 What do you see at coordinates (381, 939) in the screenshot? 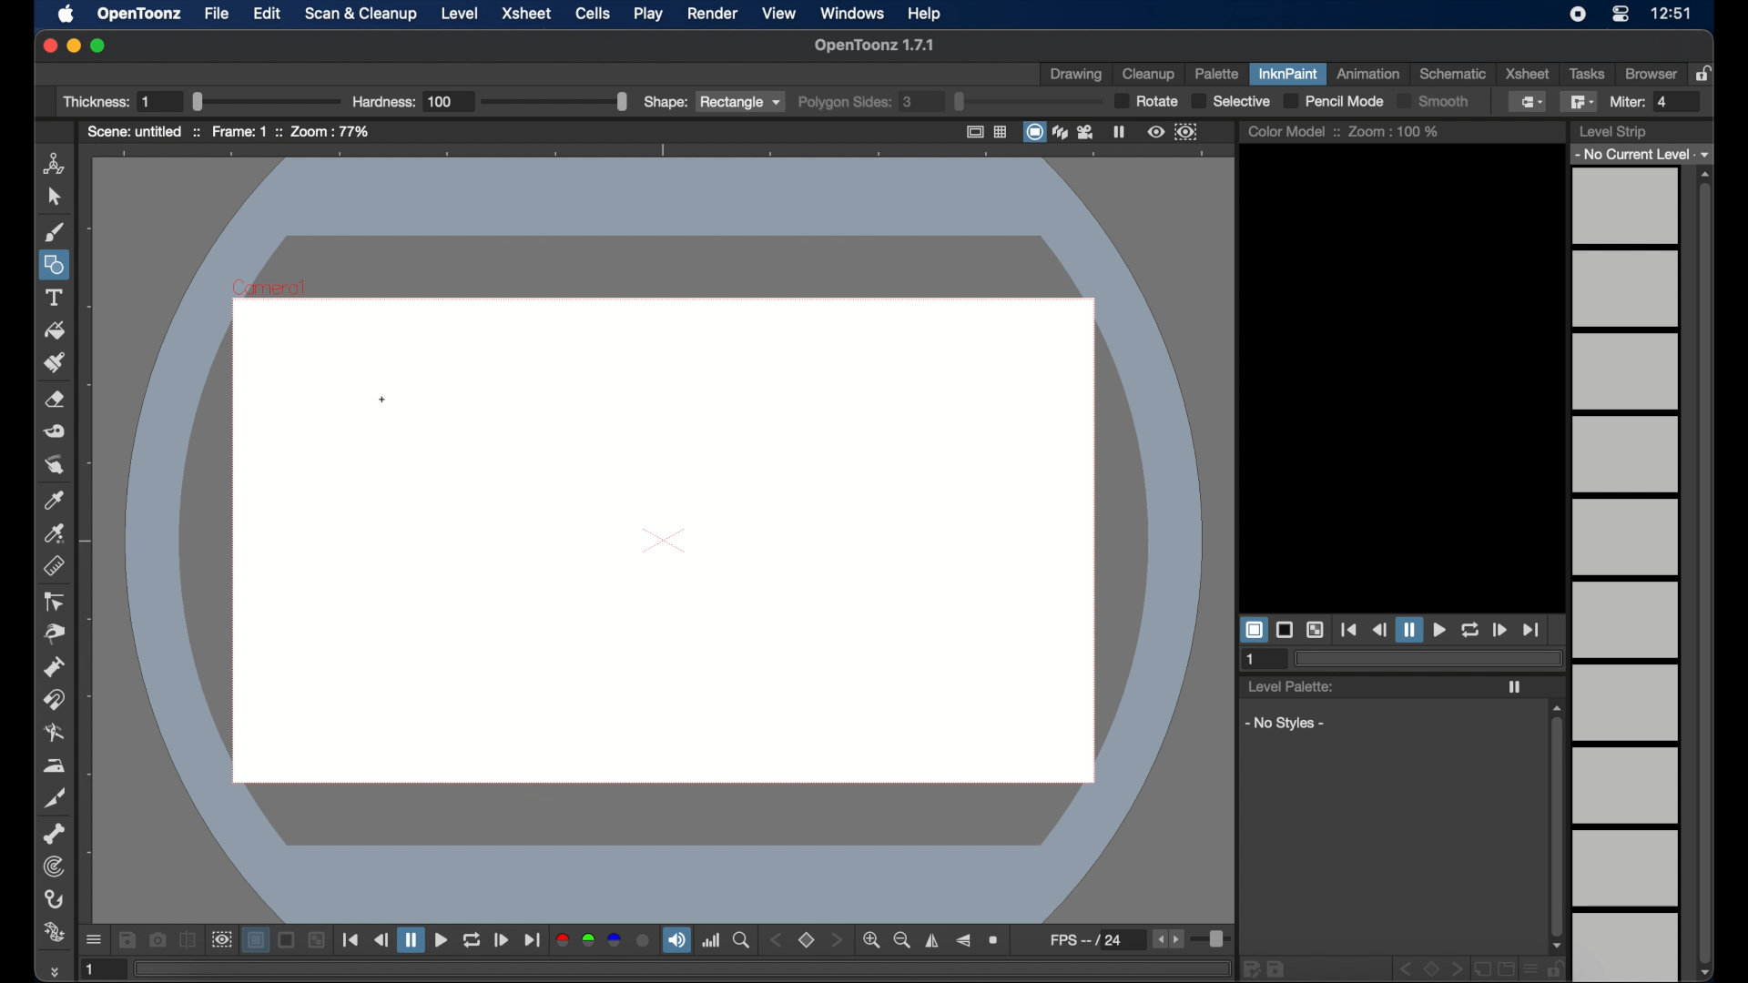
I see `rewind` at bounding box center [381, 939].